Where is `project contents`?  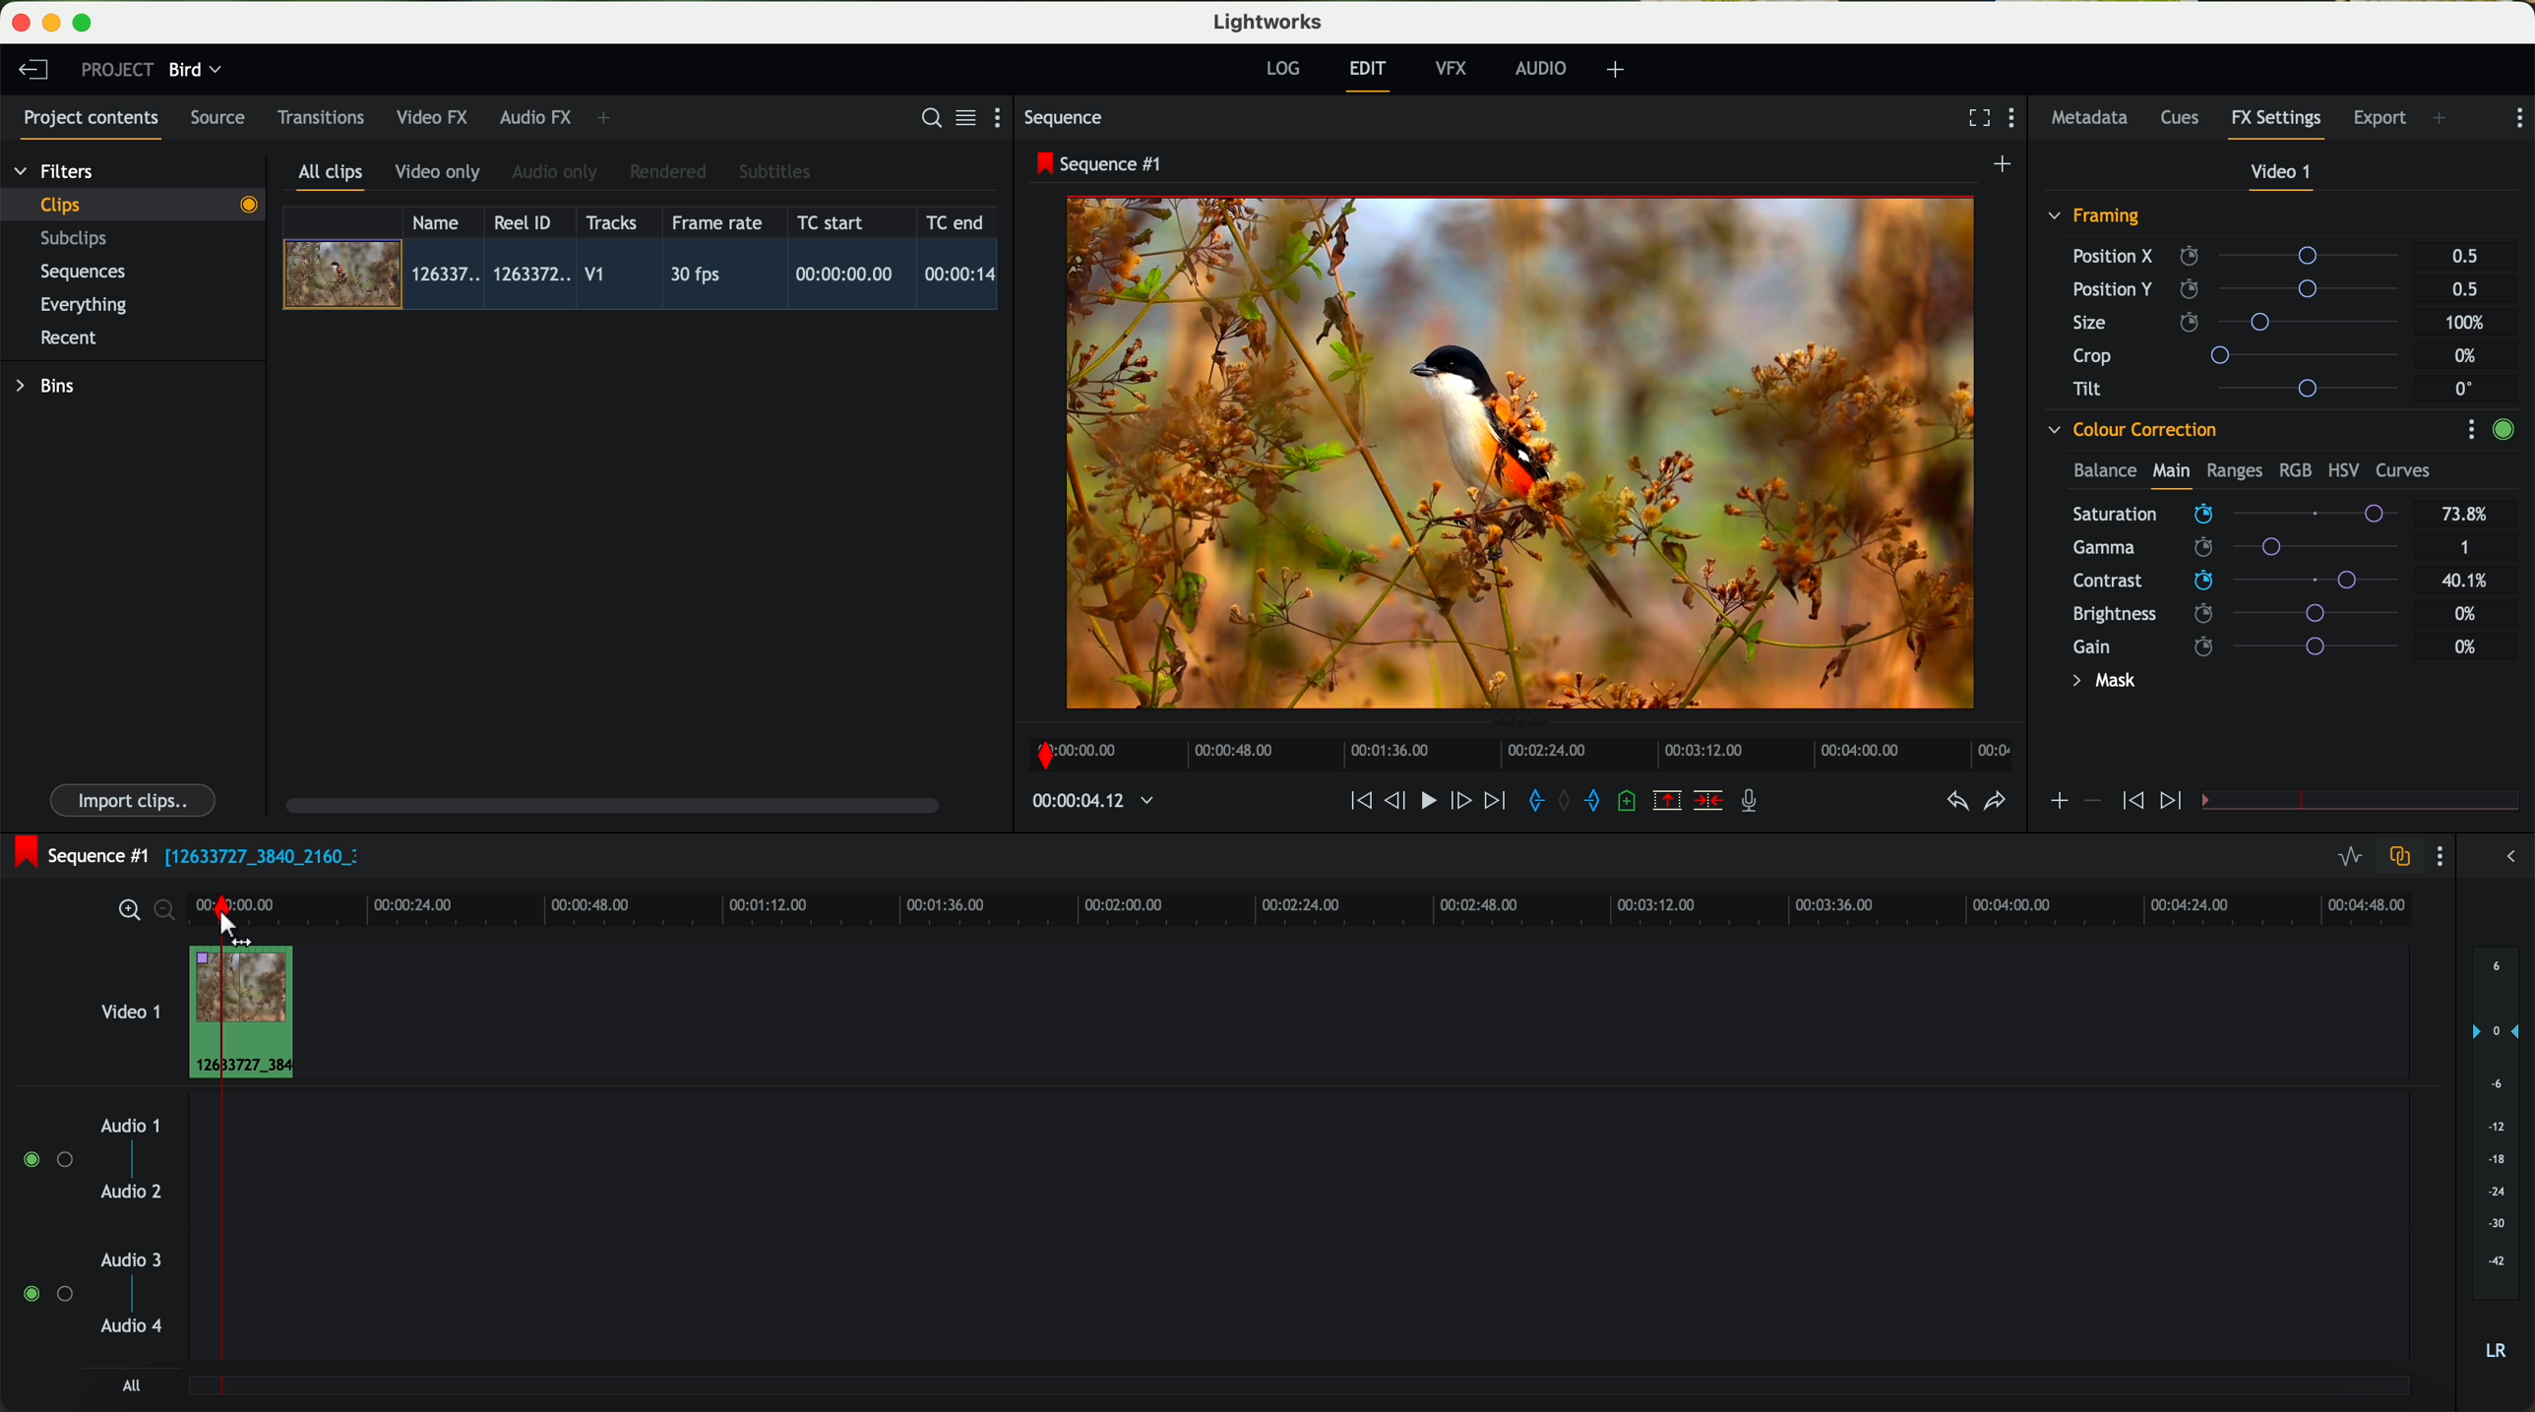 project contents is located at coordinates (92, 124).